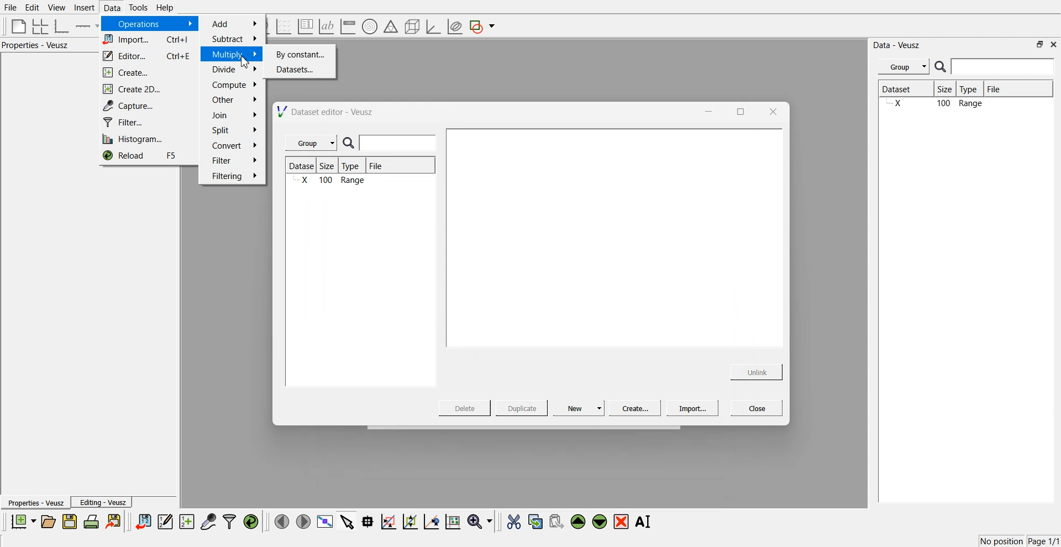 The image size is (1061, 547). I want to click on polar graph, so click(369, 28).